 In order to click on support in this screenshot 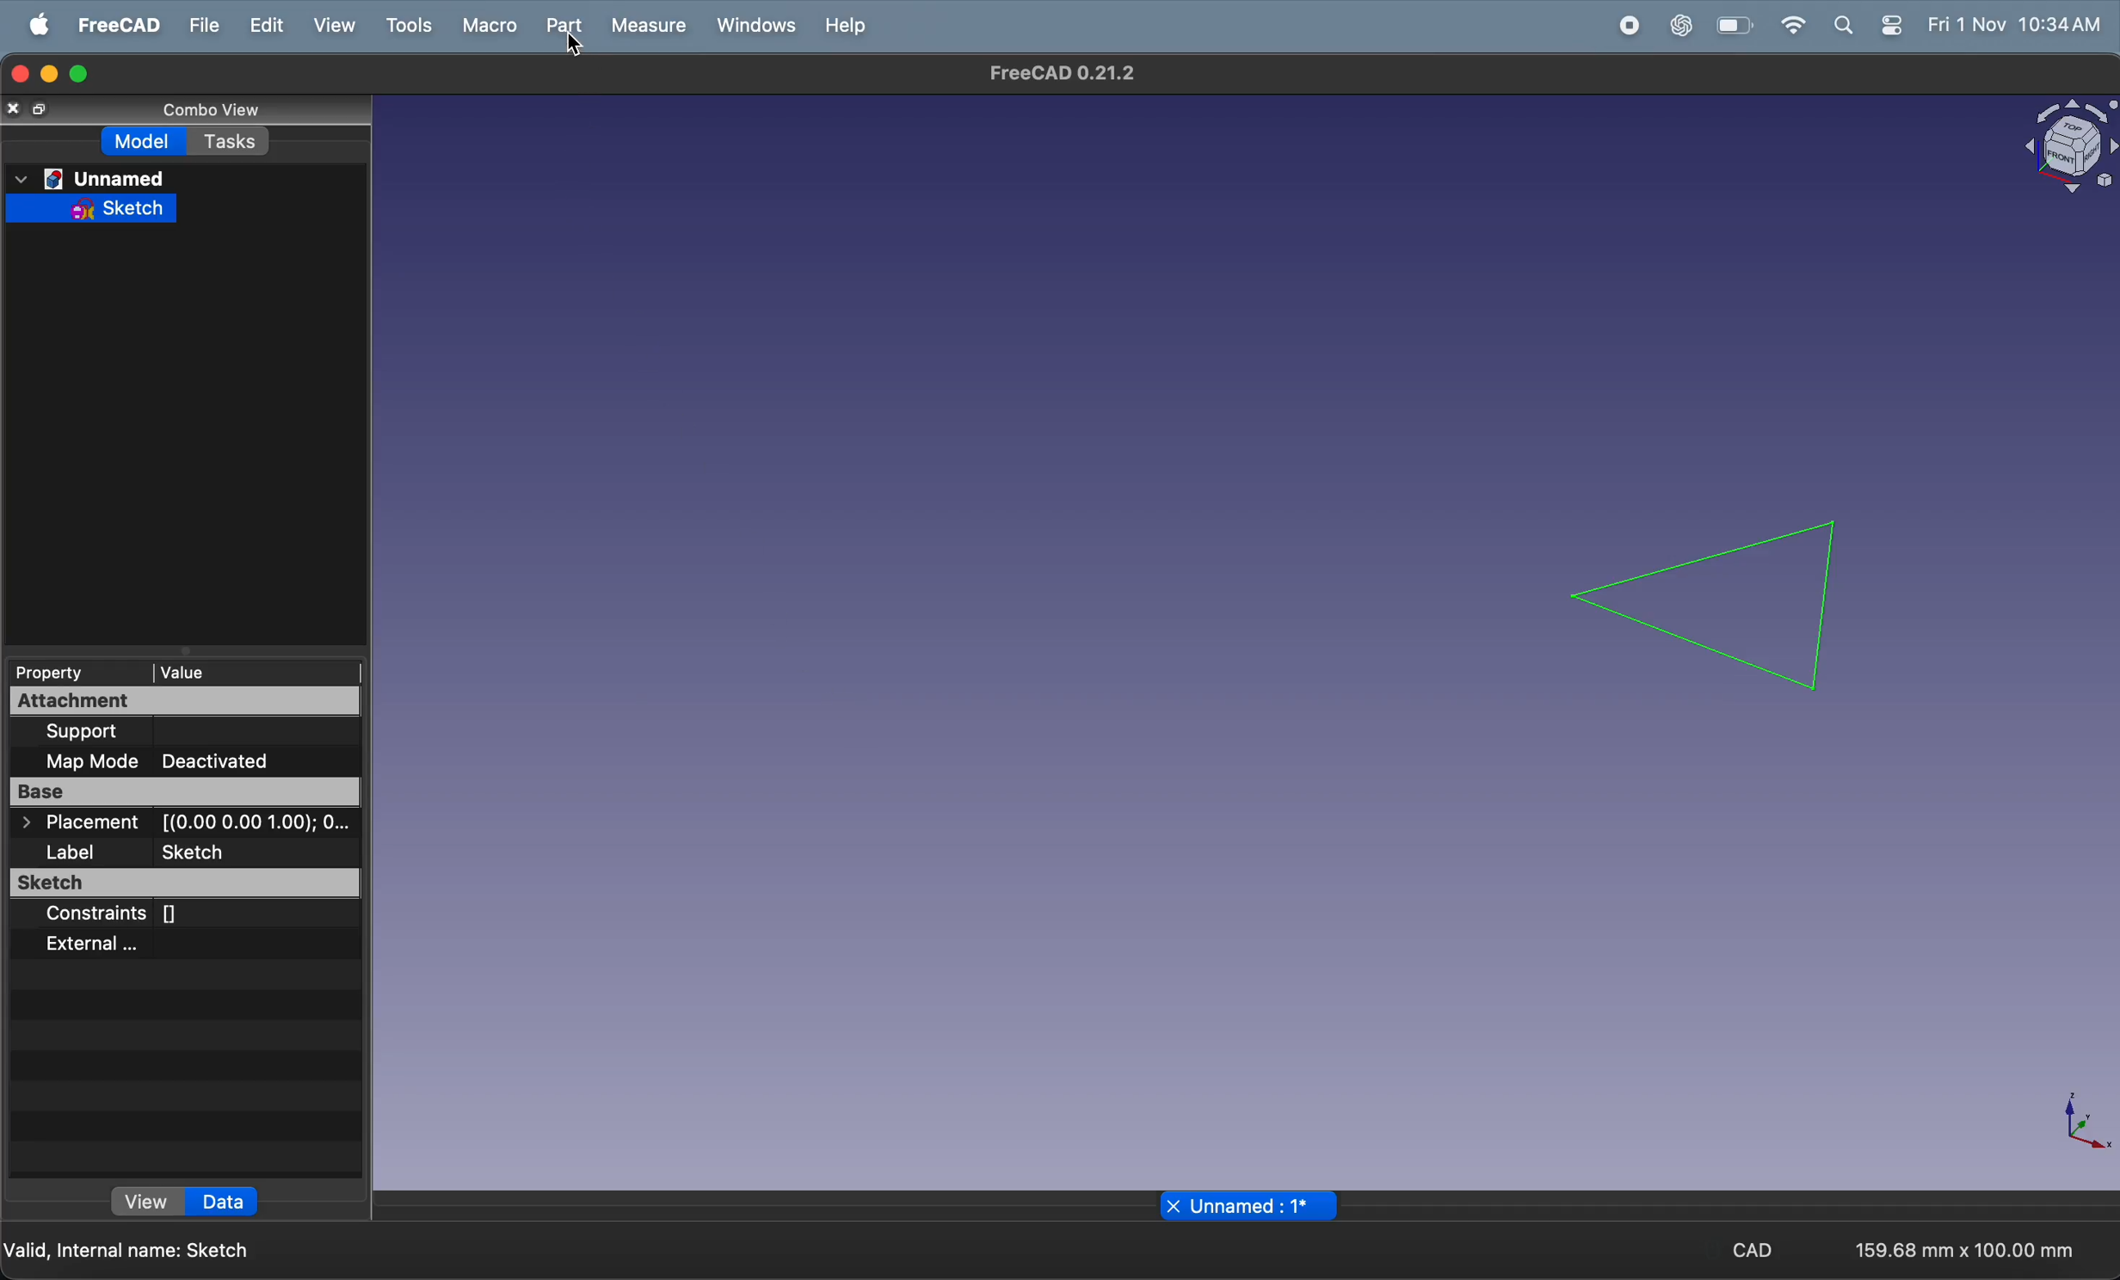, I will do `click(149, 732)`.